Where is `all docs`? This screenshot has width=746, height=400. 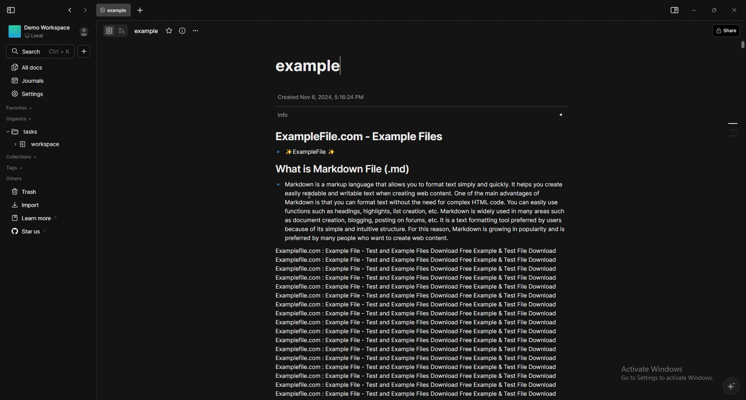
all docs is located at coordinates (44, 67).